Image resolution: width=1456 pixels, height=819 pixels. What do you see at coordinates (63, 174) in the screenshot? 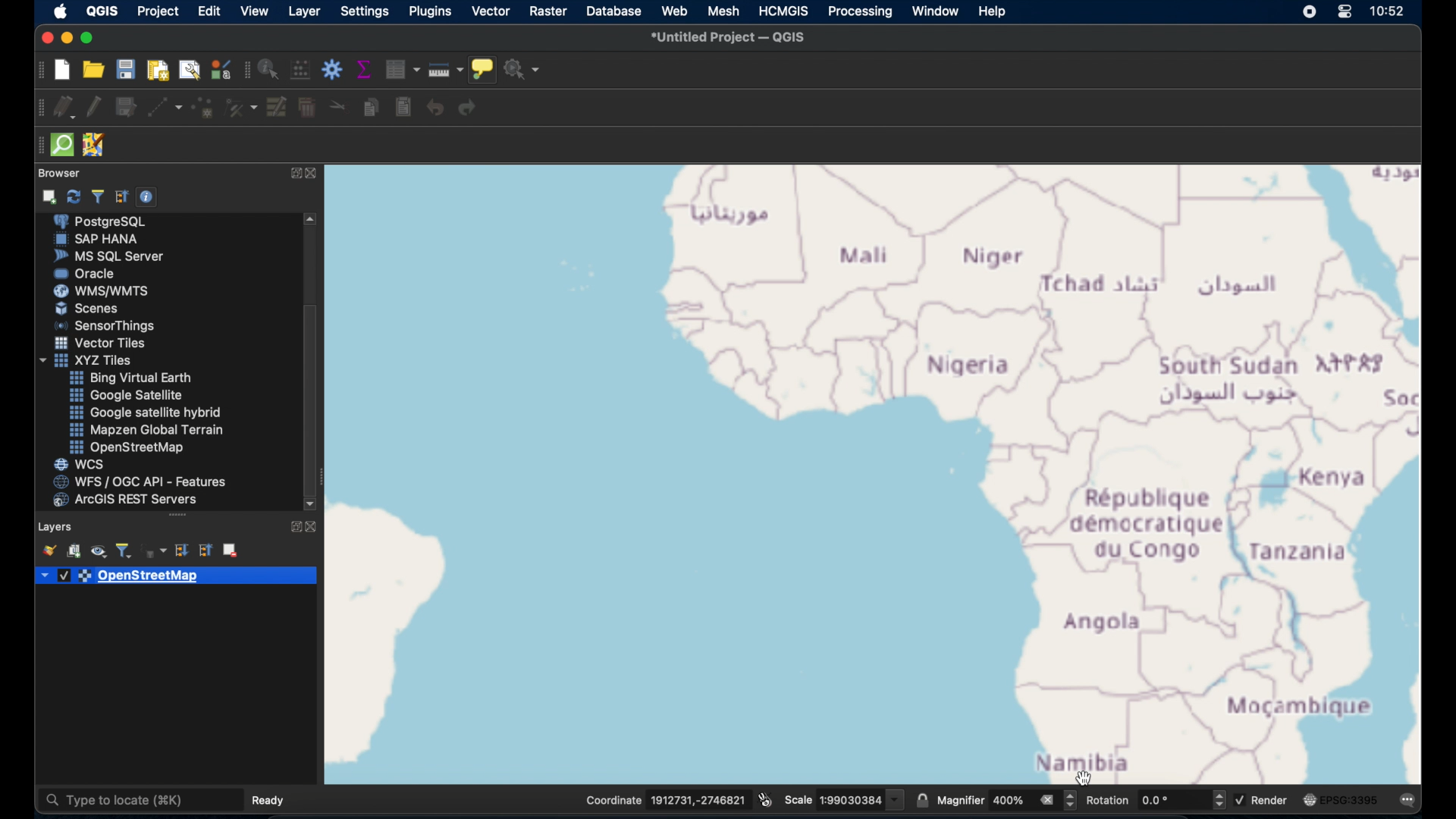
I see `browser` at bounding box center [63, 174].